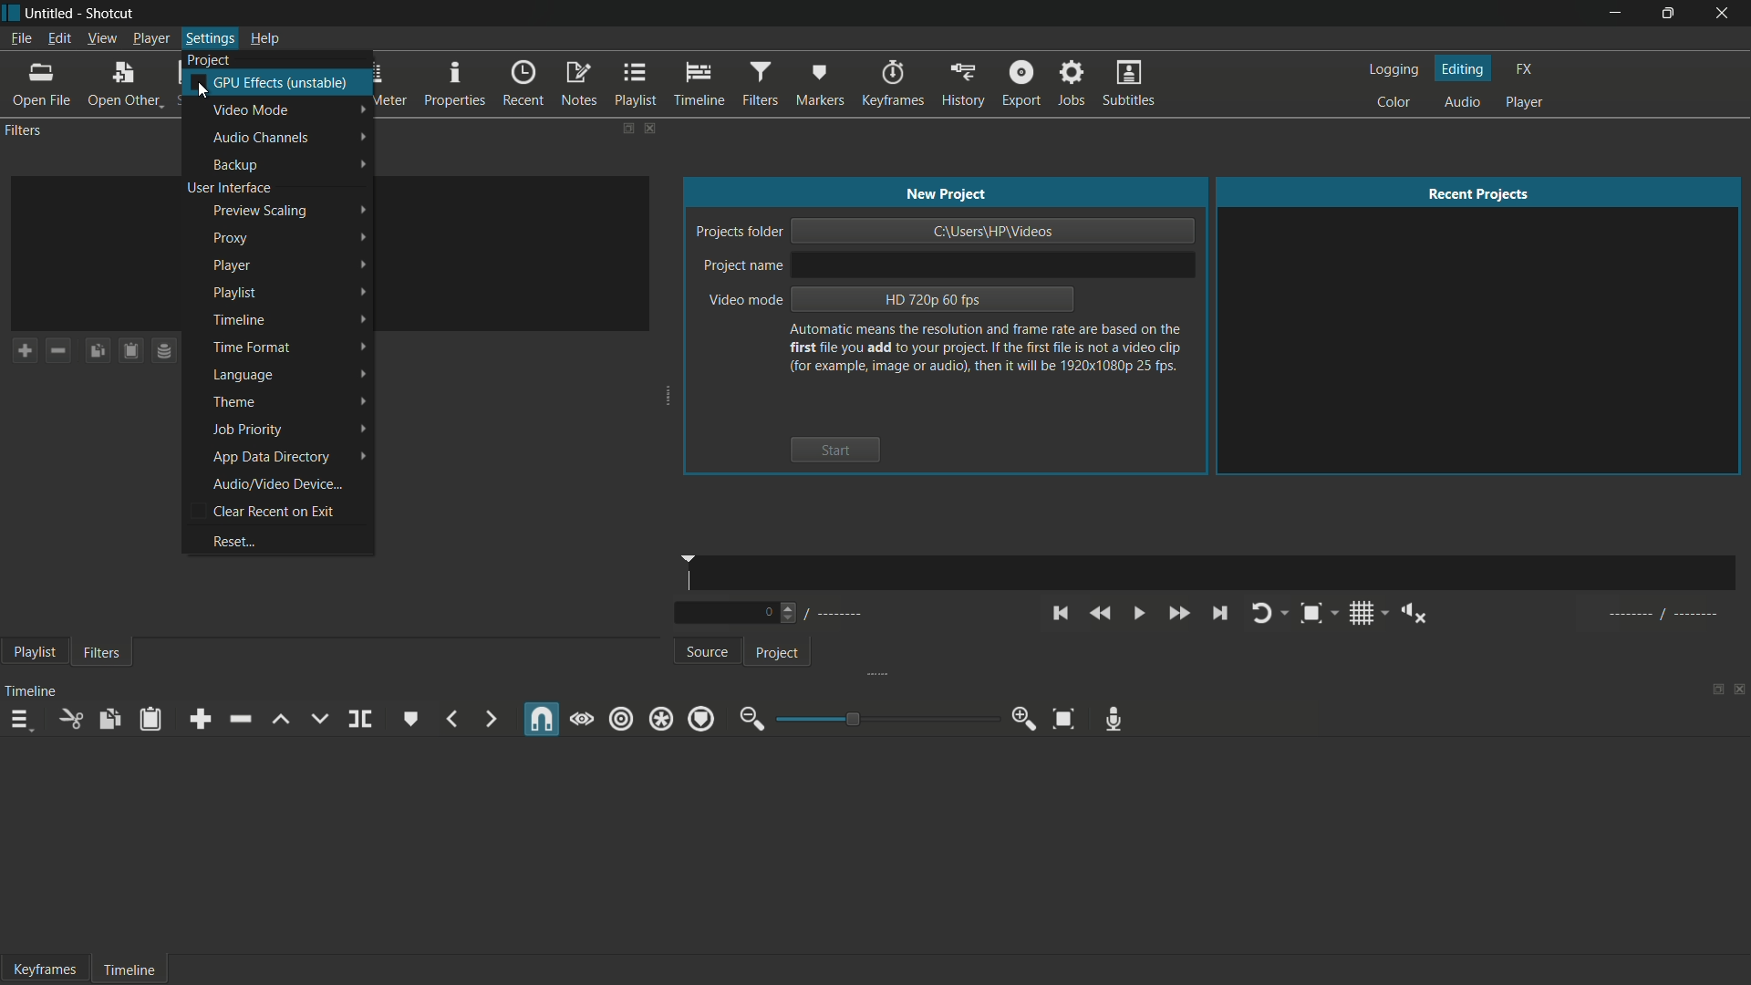  Describe the element at coordinates (1416, 614) in the screenshot. I see `show volume control` at that location.